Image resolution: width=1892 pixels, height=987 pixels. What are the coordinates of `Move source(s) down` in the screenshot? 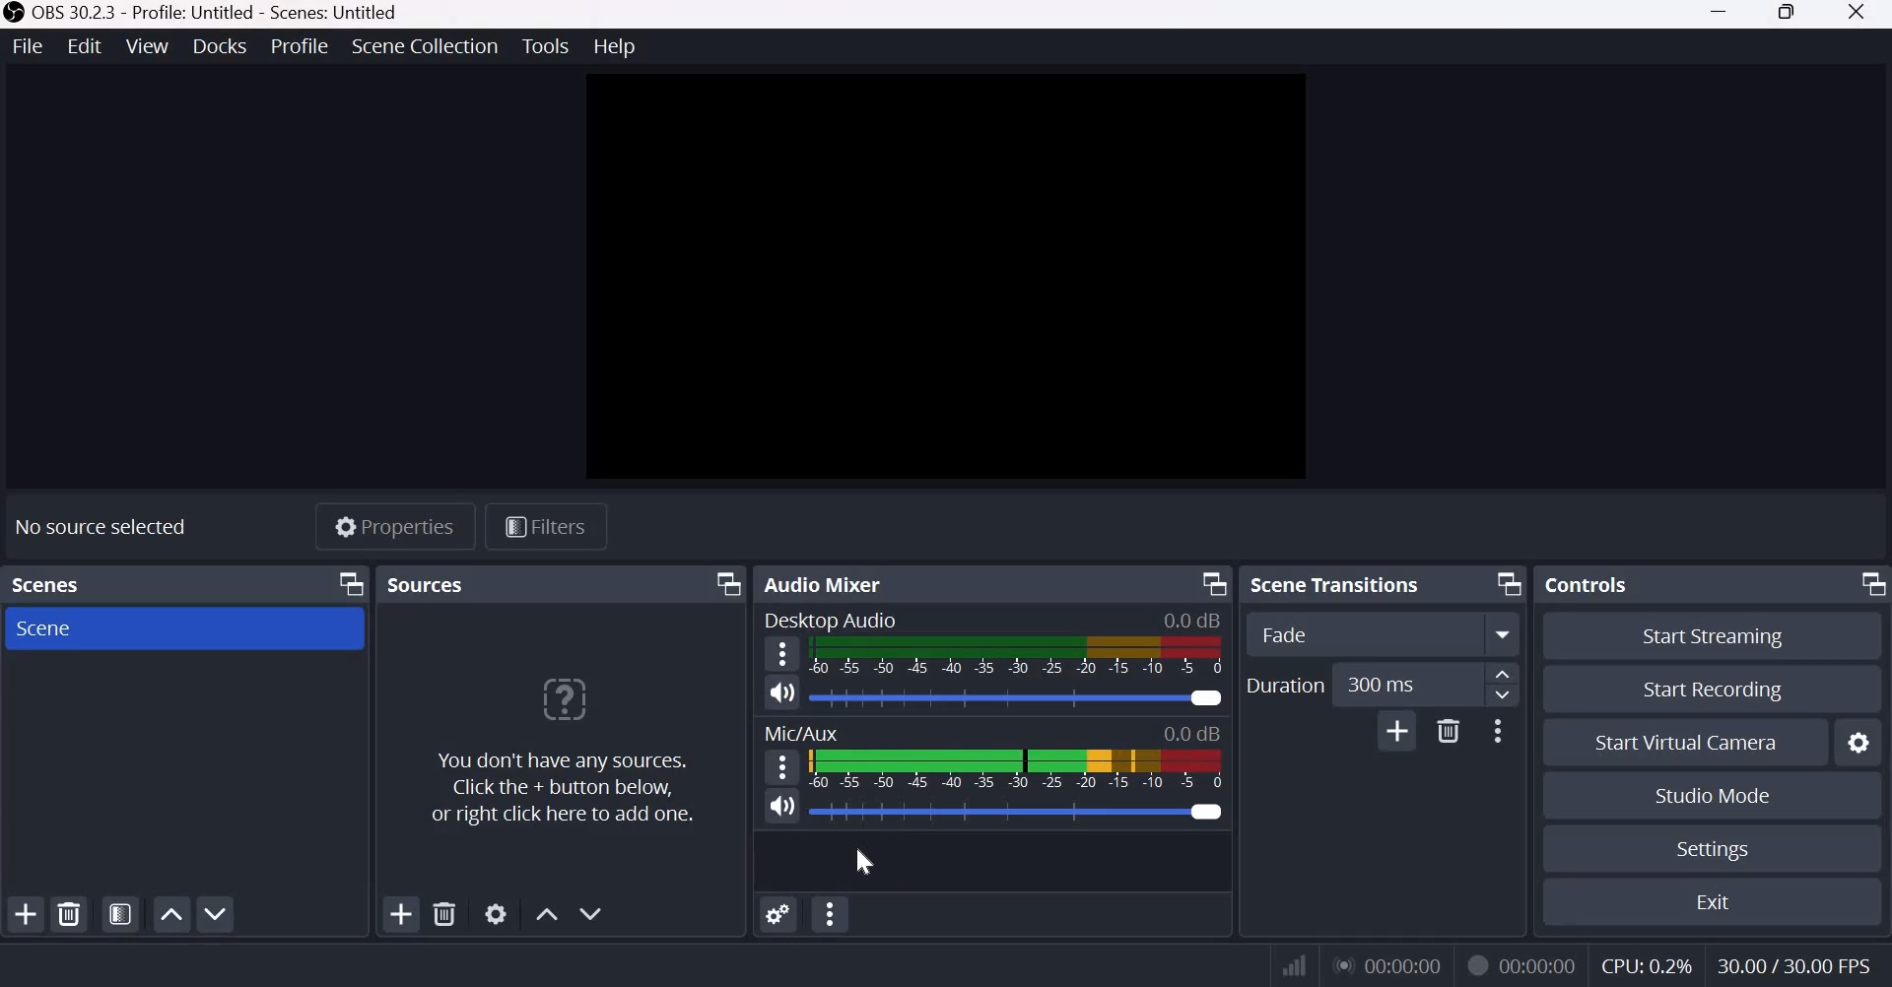 It's located at (592, 914).